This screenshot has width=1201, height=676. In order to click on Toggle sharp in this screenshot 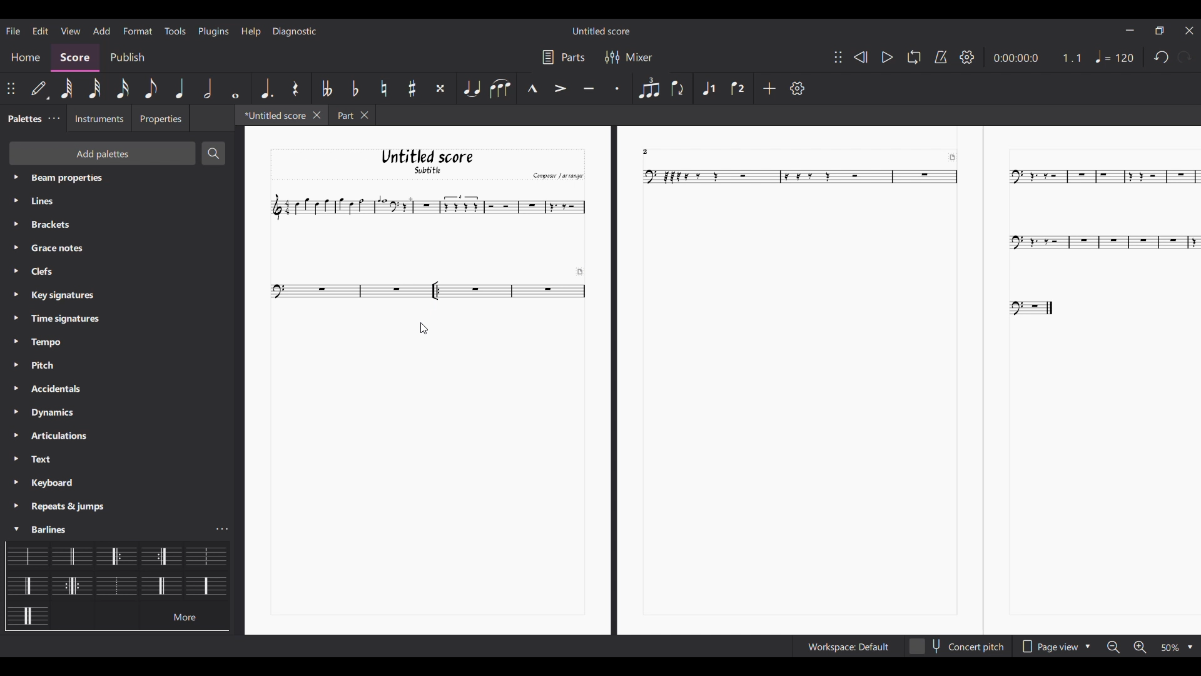, I will do `click(412, 88)`.